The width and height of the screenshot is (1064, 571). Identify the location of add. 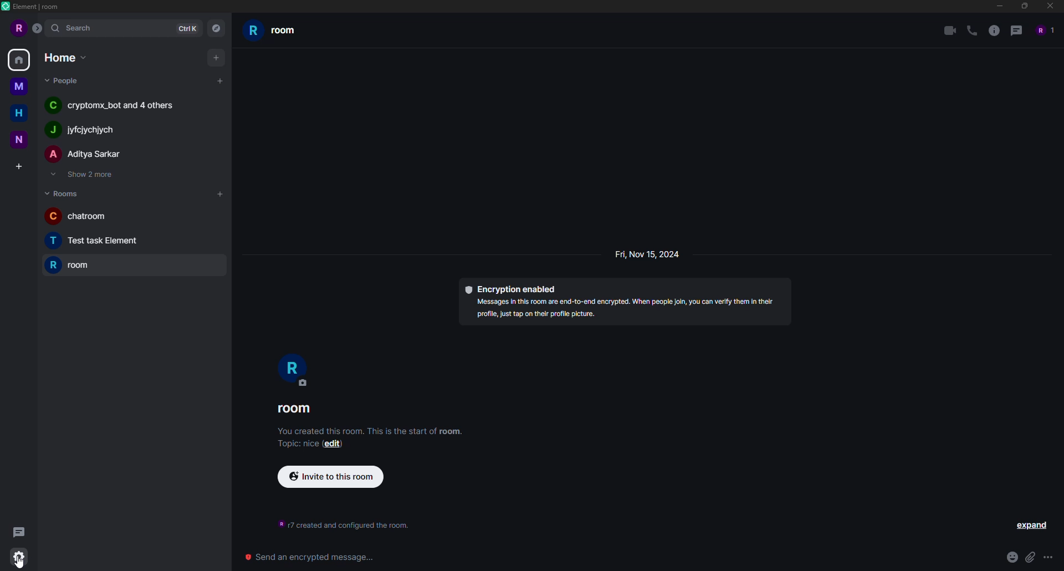
(220, 194).